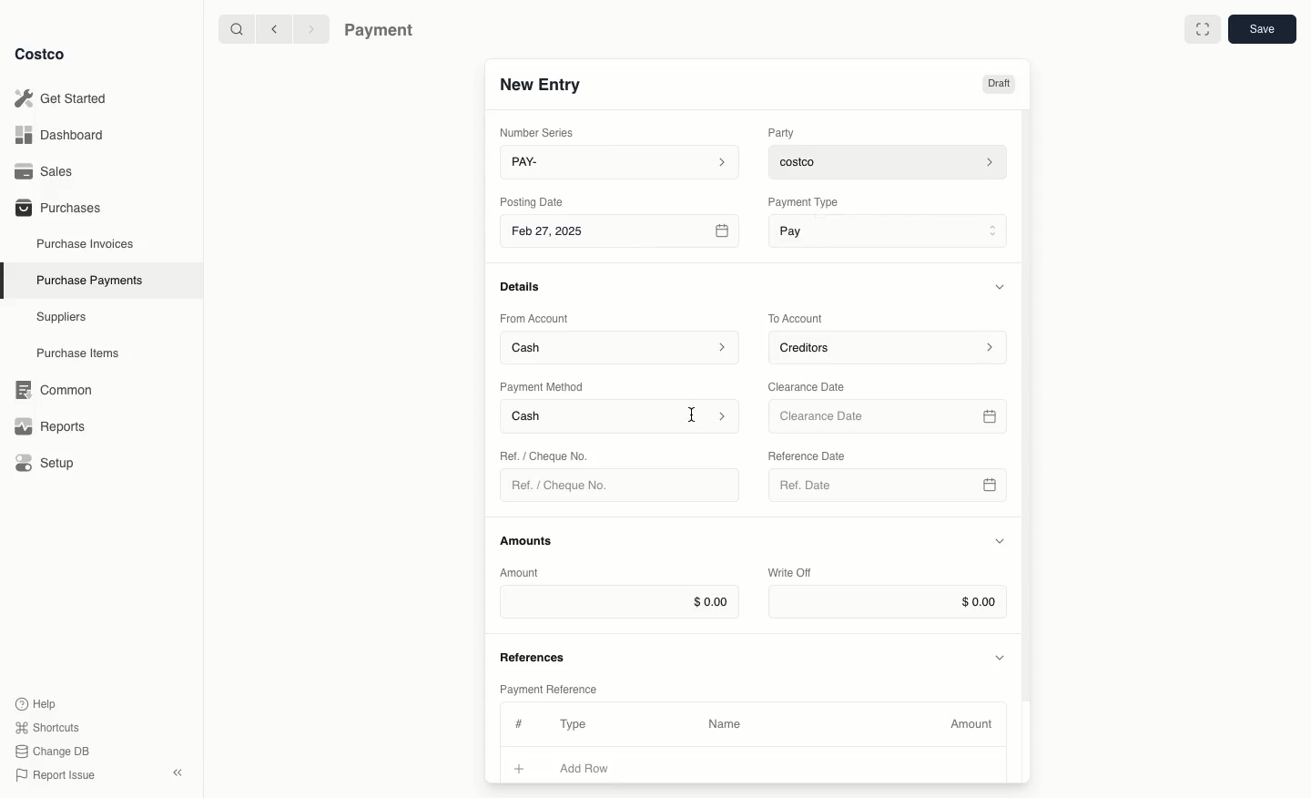 This screenshot has height=798, width=1311. What do you see at coordinates (544, 386) in the screenshot?
I see `Payment Method` at bounding box center [544, 386].